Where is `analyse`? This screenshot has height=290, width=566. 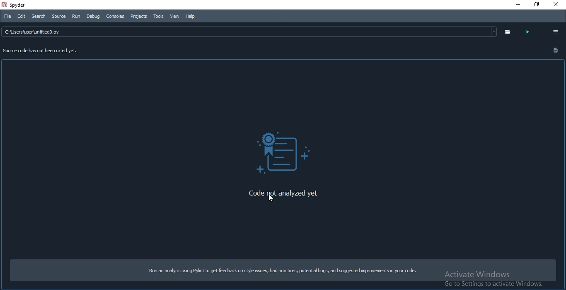
analyse is located at coordinates (530, 32).